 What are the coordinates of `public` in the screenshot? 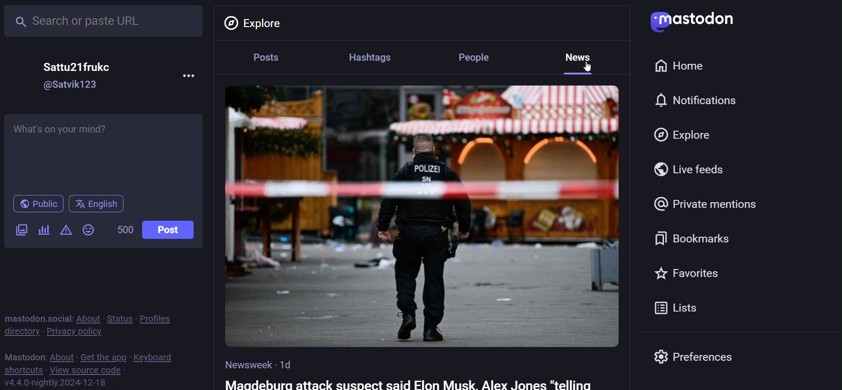 It's located at (37, 204).